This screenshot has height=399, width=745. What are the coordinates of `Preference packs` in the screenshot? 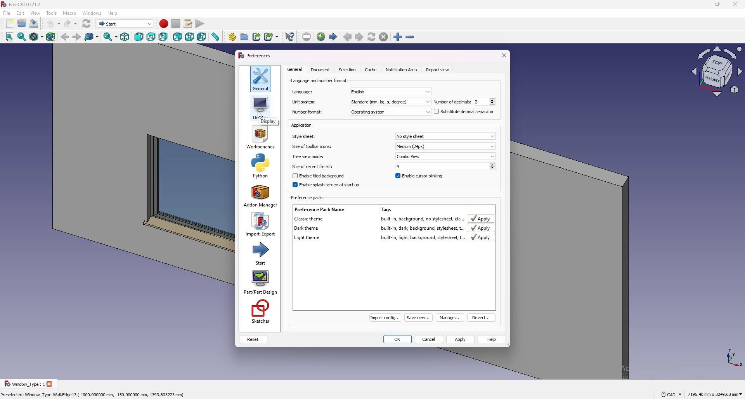 It's located at (307, 198).